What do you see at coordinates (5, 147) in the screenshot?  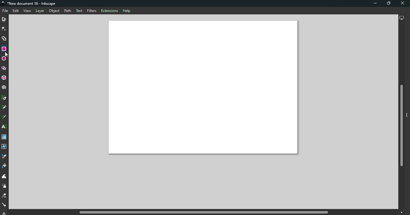 I see `Mesh tool` at bounding box center [5, 147].